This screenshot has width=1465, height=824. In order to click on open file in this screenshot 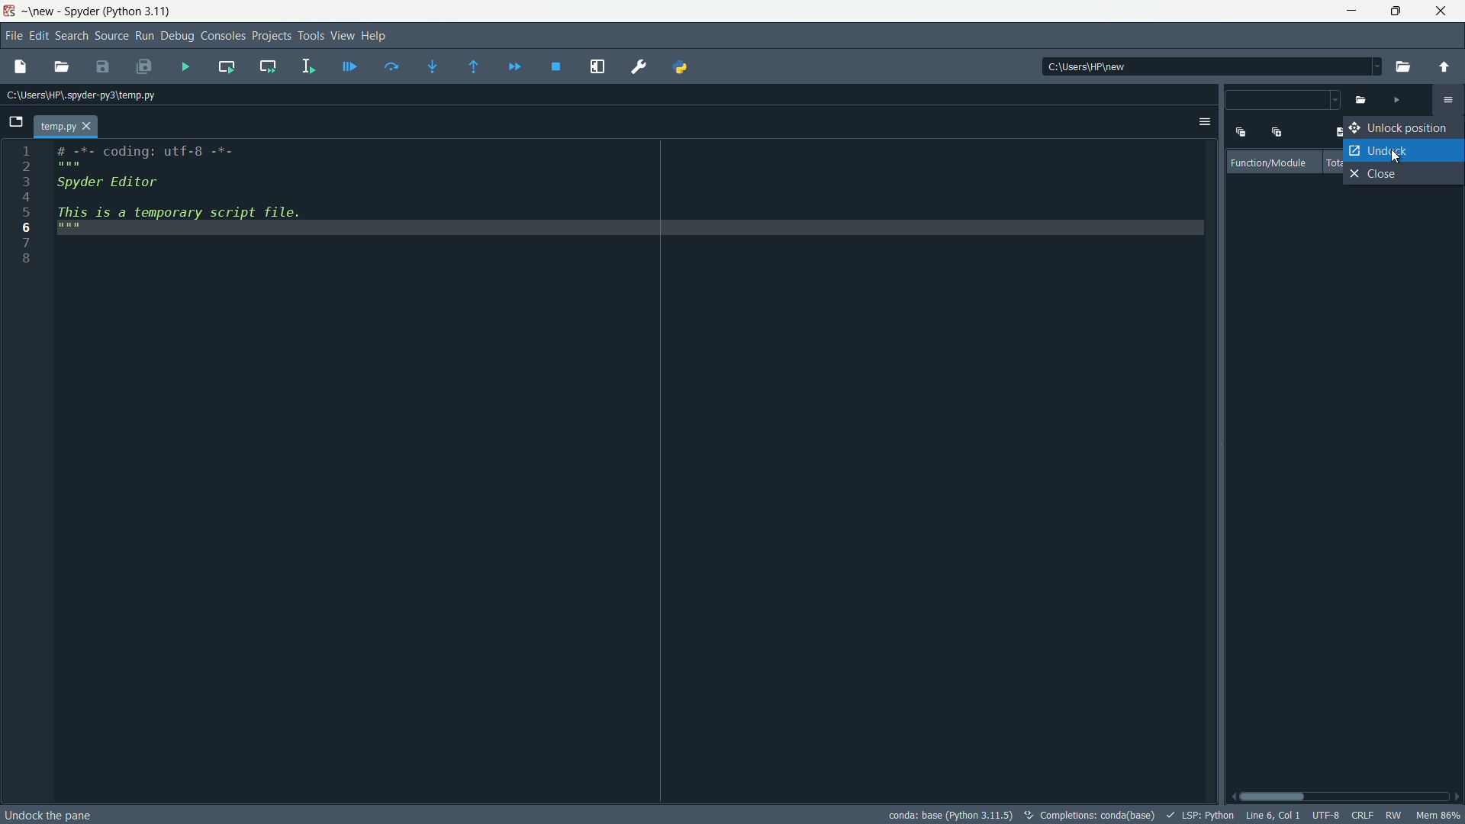, I will do `click(60, 67)`.